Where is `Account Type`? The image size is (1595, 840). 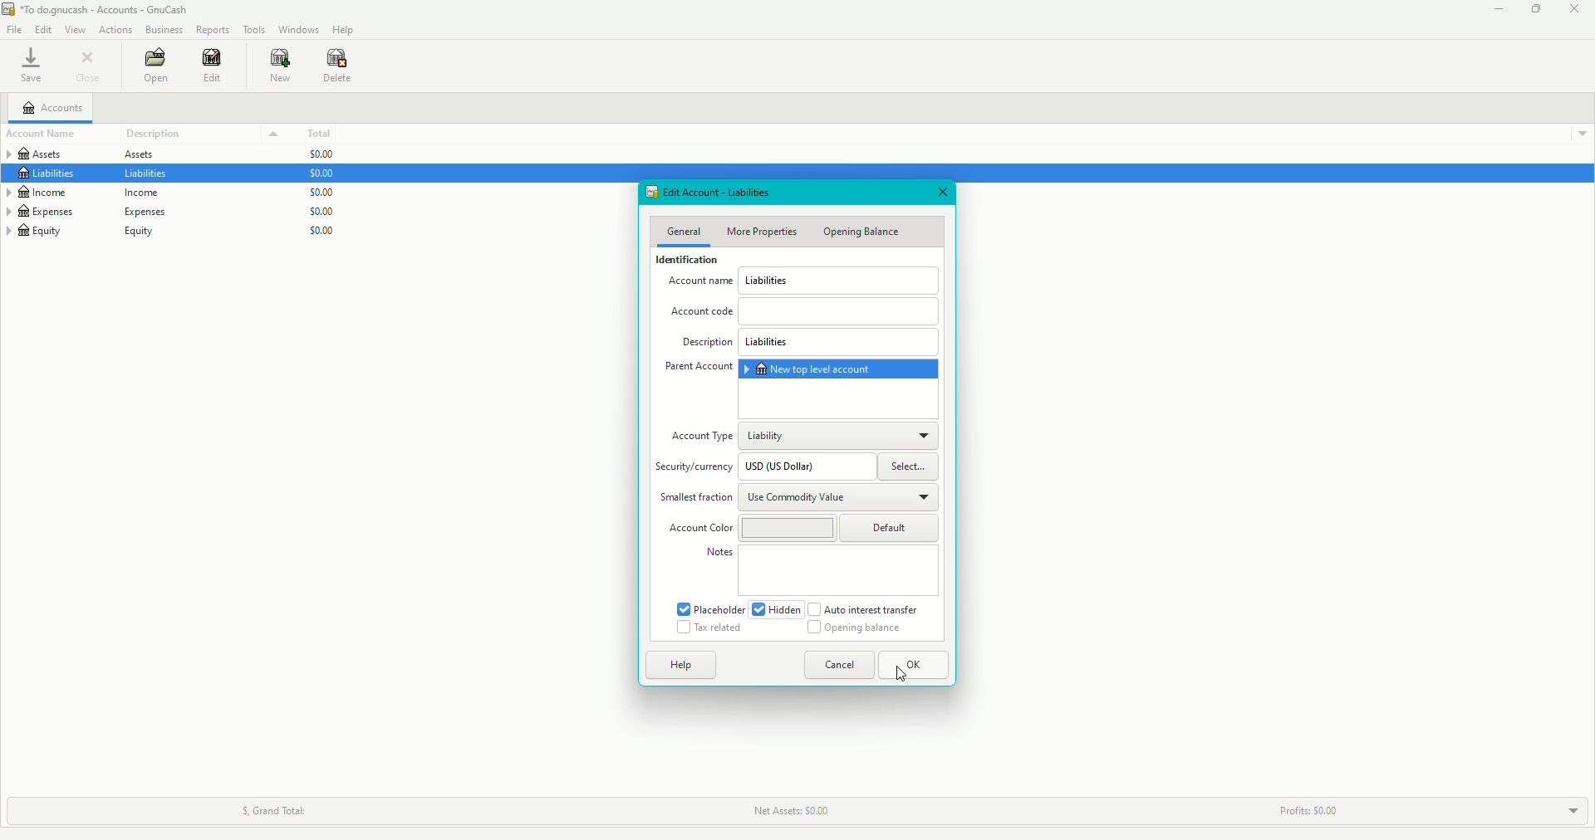 Account Type is located at coordinates (702, 439).